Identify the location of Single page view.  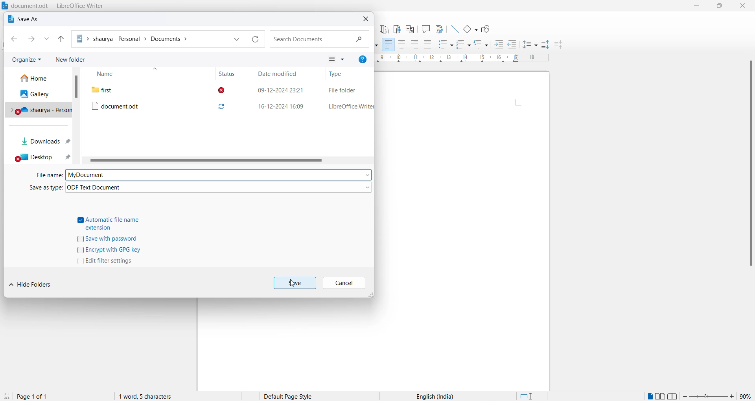
(649, 396).